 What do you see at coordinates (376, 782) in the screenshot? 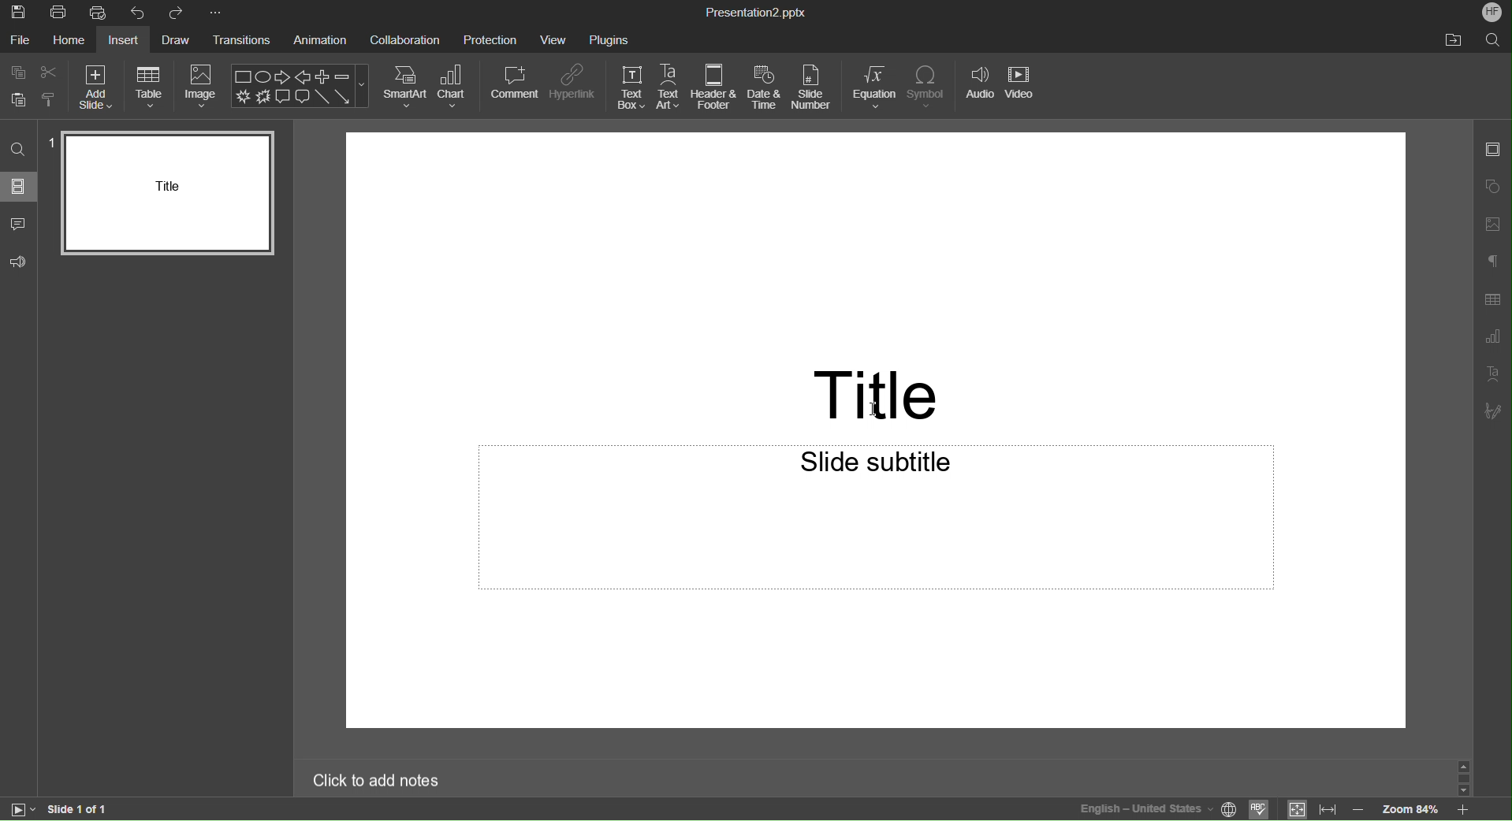
I see `Click to add notes` at bounding box center [376, 782].